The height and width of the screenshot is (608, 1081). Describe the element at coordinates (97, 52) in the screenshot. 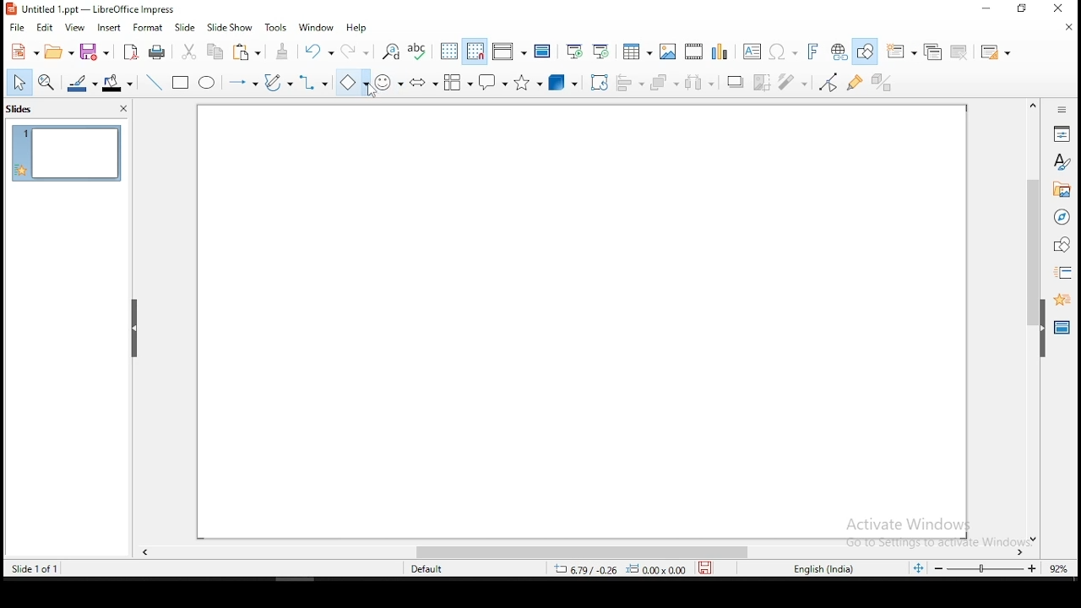

I see `save` at that location.